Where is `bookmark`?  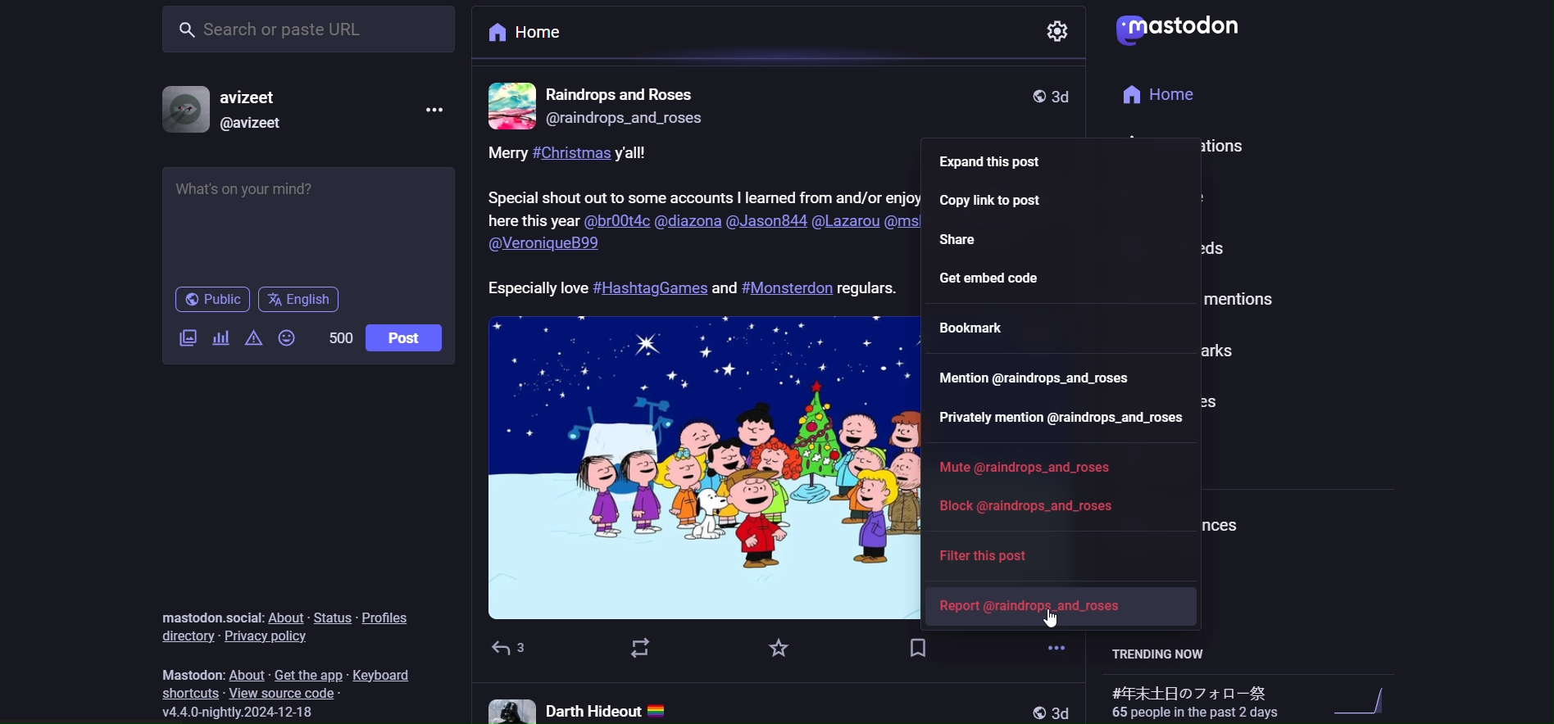
bookmark is located at coordinates (919, 650).